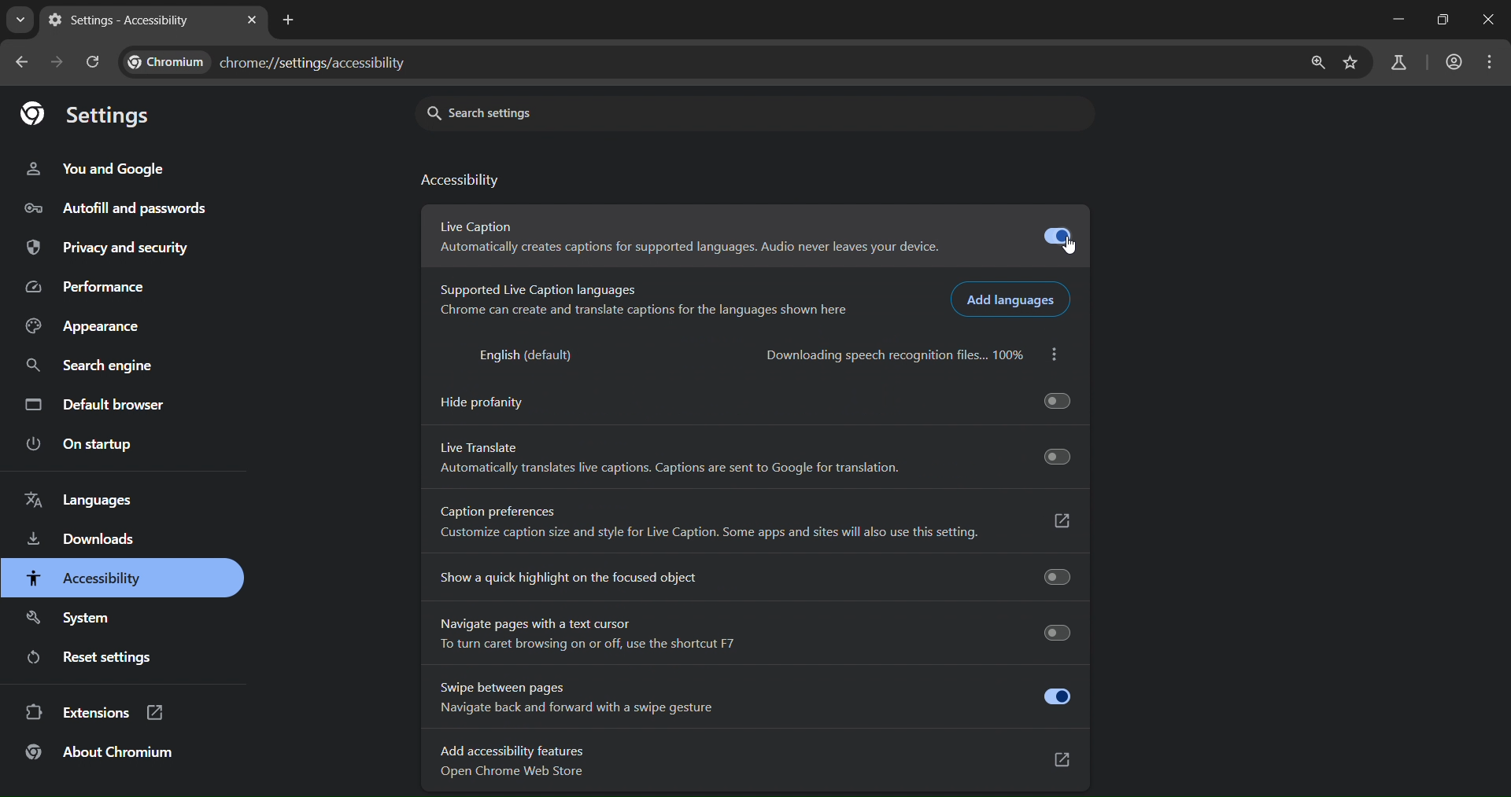  What do you see at coordinates (100, 578) in the screenshot?
I see `accessibility` at bounding box center [100, 578].